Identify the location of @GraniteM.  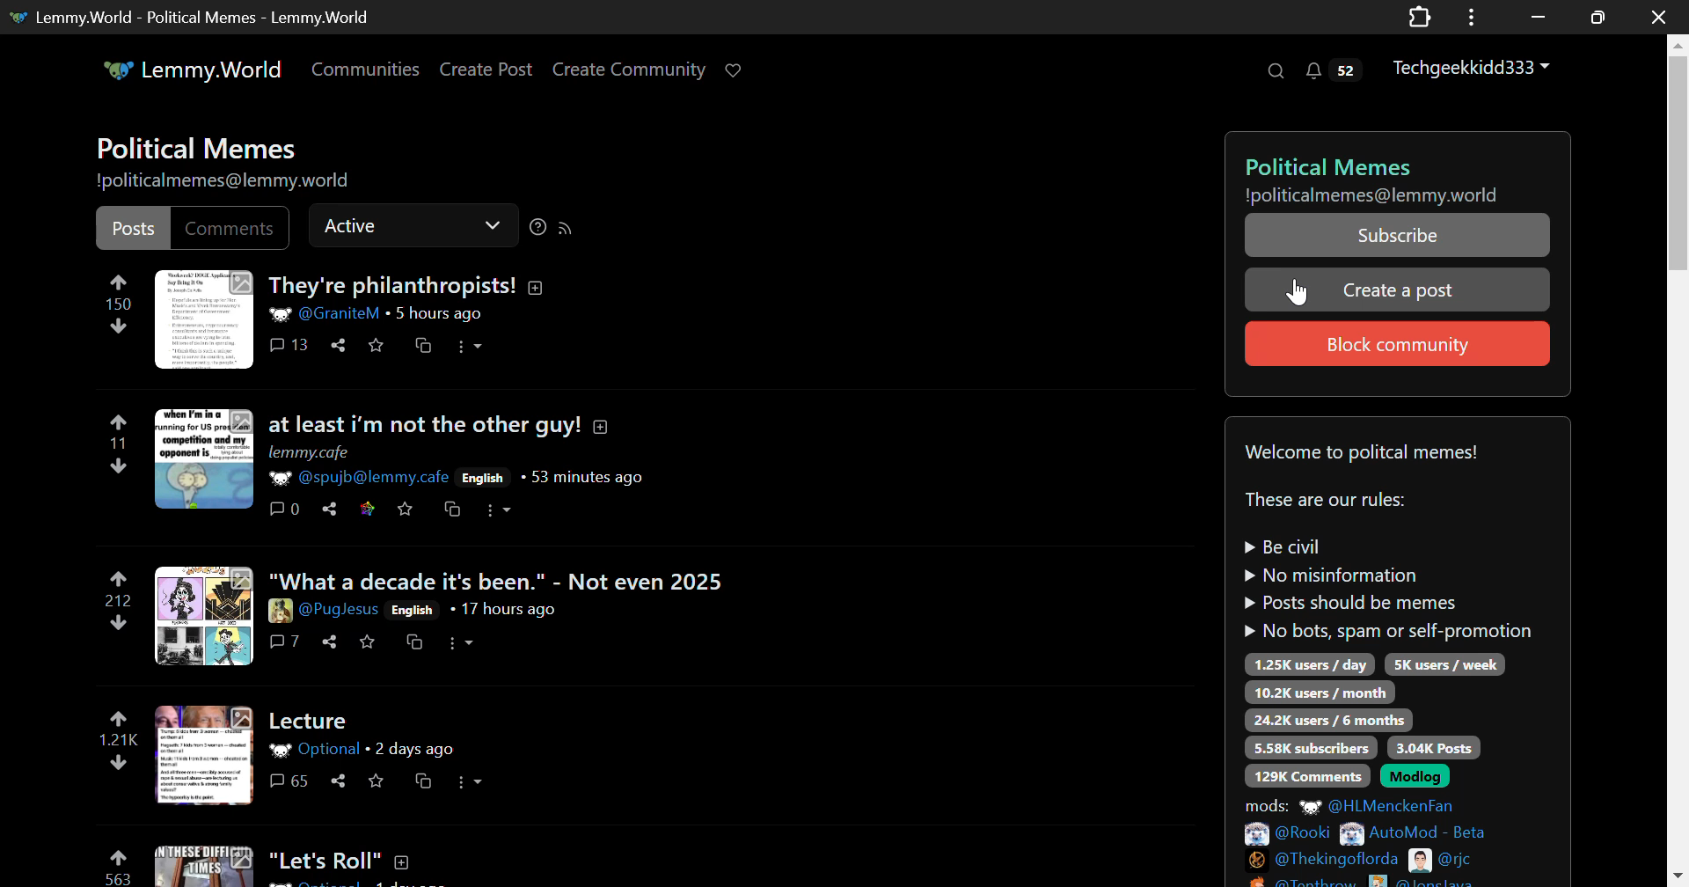
(326, 313).